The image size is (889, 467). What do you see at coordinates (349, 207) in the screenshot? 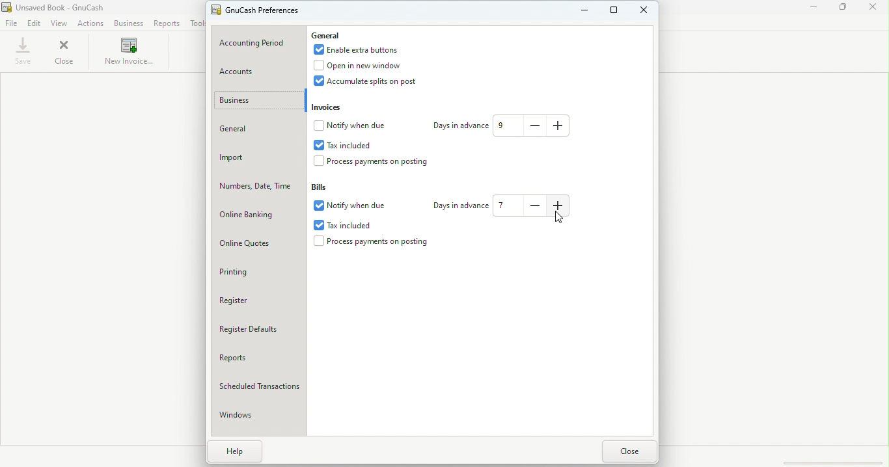
I see `Notify when due` at bounding box center [349, 207].